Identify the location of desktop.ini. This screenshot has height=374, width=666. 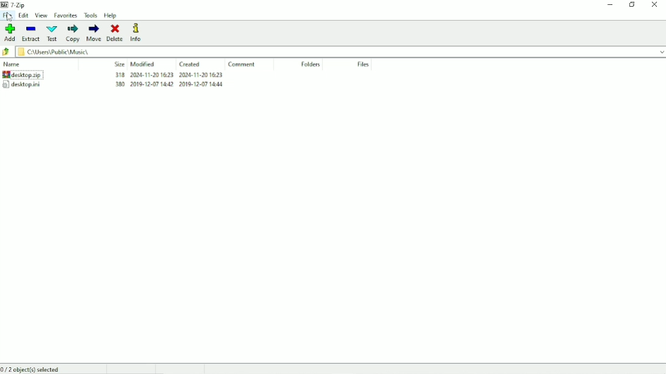
(21, 84).